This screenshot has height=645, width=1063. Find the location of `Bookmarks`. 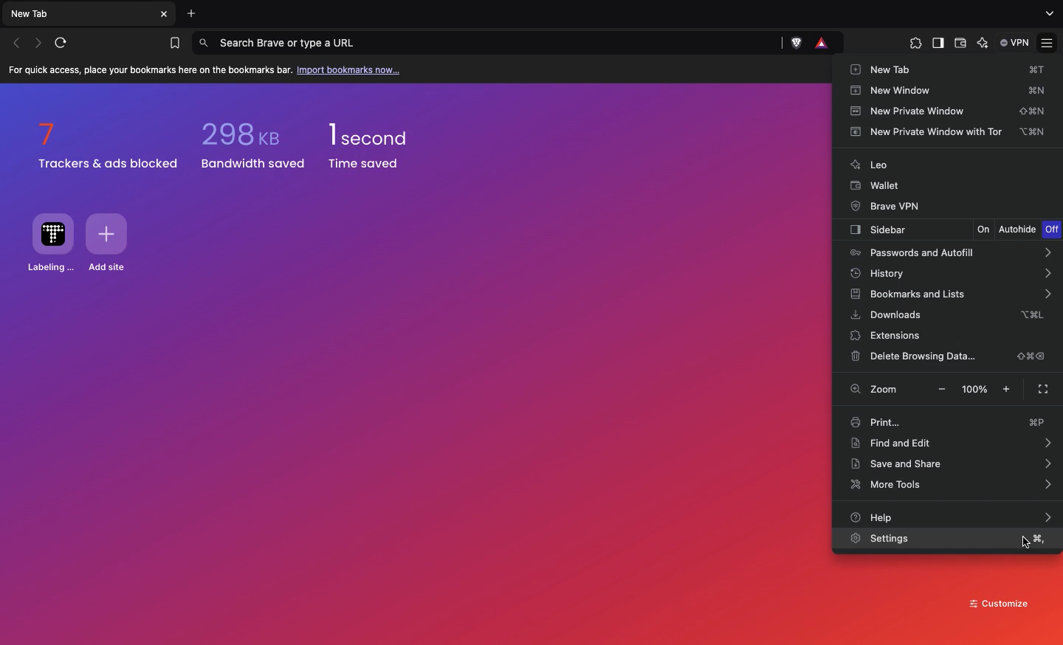

Bookmarks is located at coordinates (173, 44).